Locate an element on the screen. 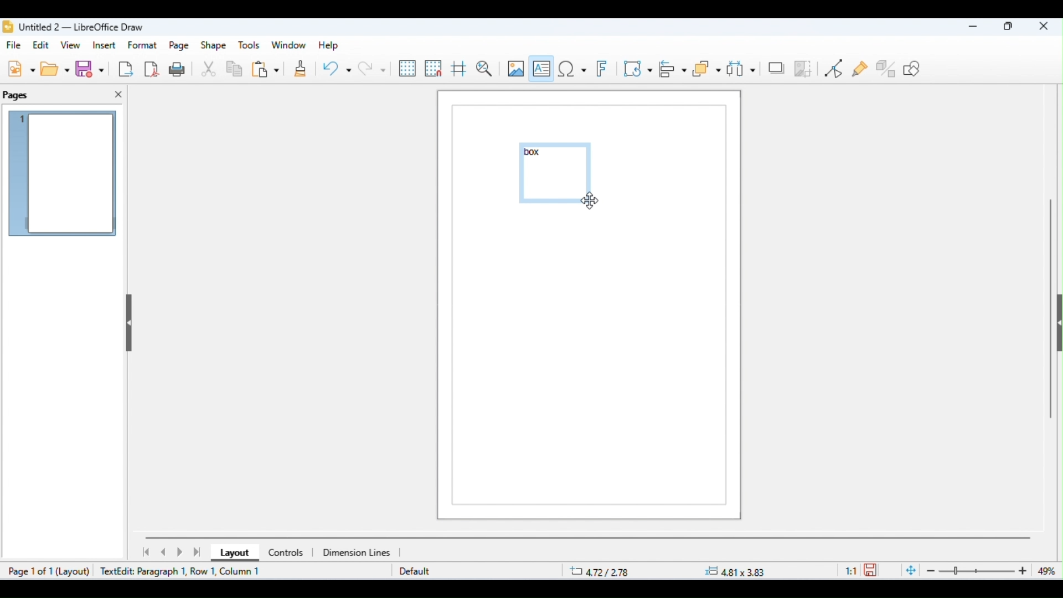 This screenshot has height=598, width=1063. cut is located at coordinates (209, 70).